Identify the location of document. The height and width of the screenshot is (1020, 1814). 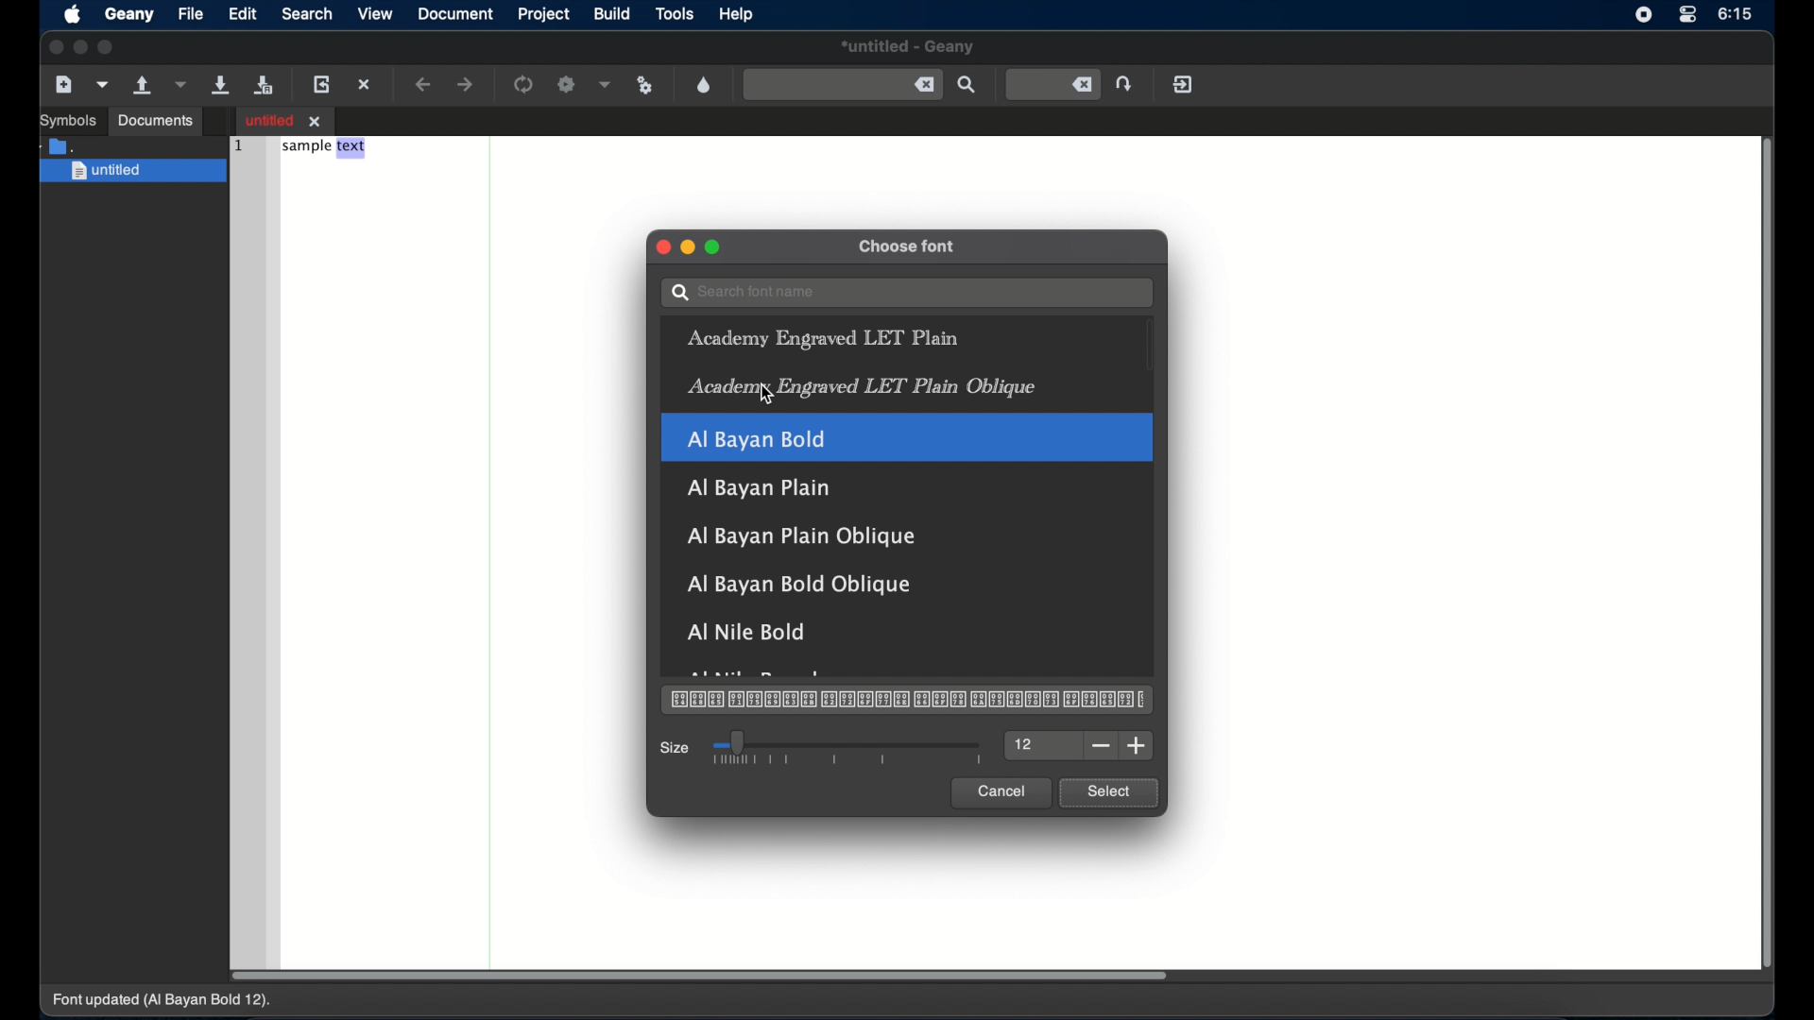
(455, 14).